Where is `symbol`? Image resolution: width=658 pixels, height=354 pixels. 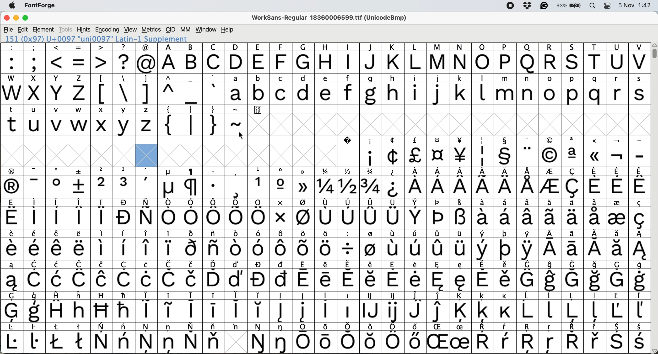 symbol is located at coordinates (304, 307).